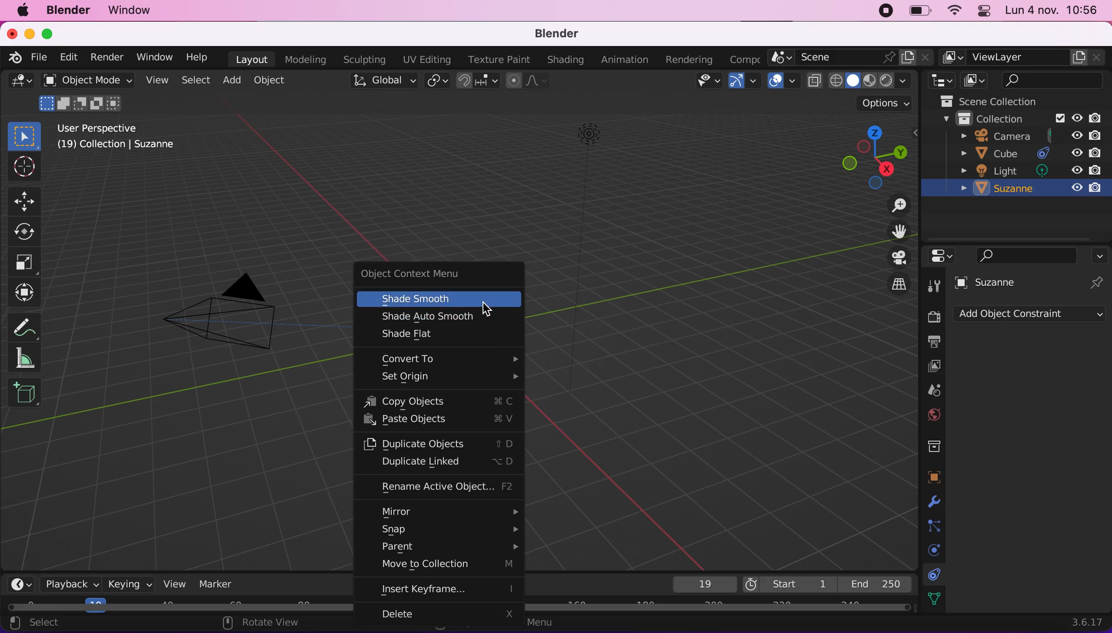  I want to click on options, so click(876, 103).